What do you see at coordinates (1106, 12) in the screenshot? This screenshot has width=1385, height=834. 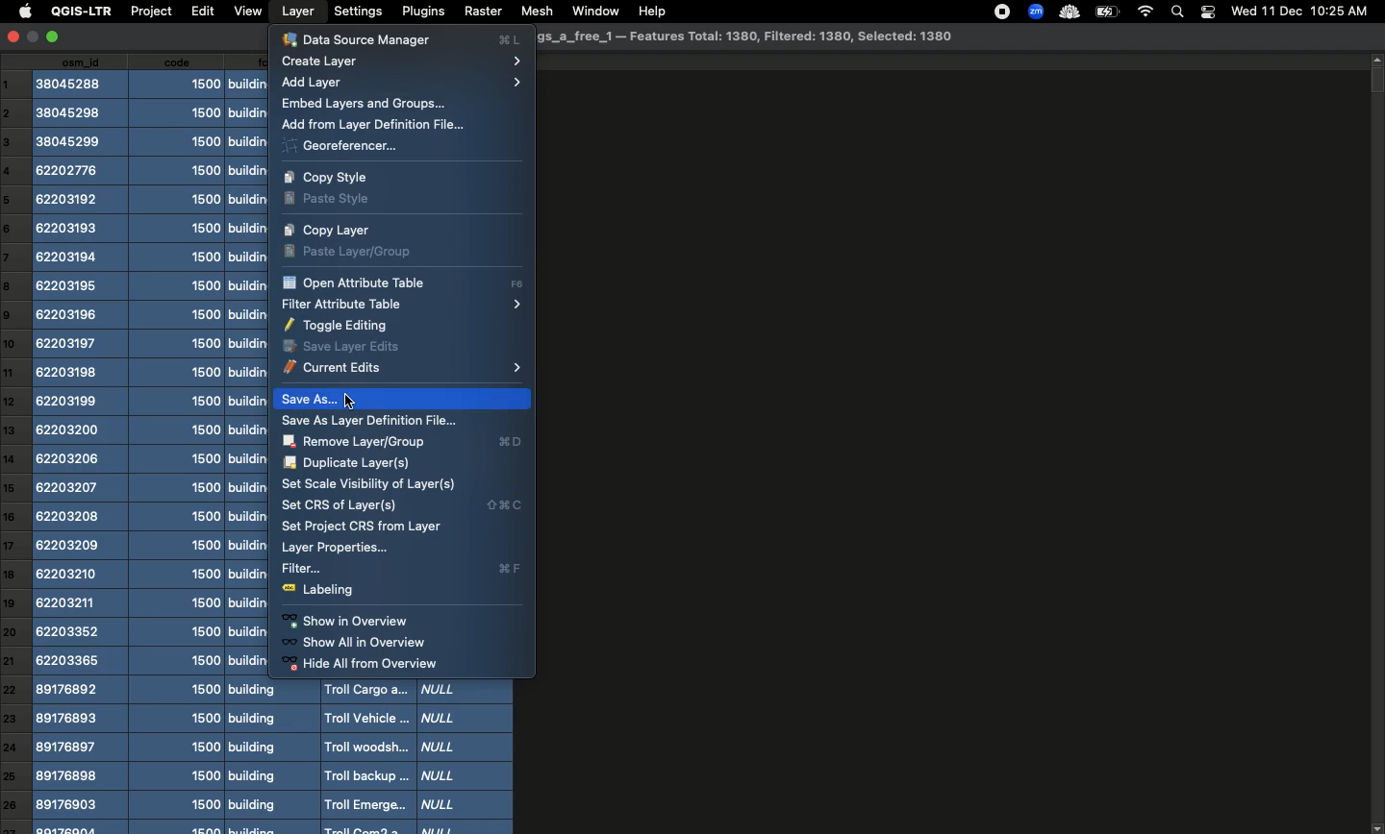 I see `Charge` at bounding box center [1106, 12].